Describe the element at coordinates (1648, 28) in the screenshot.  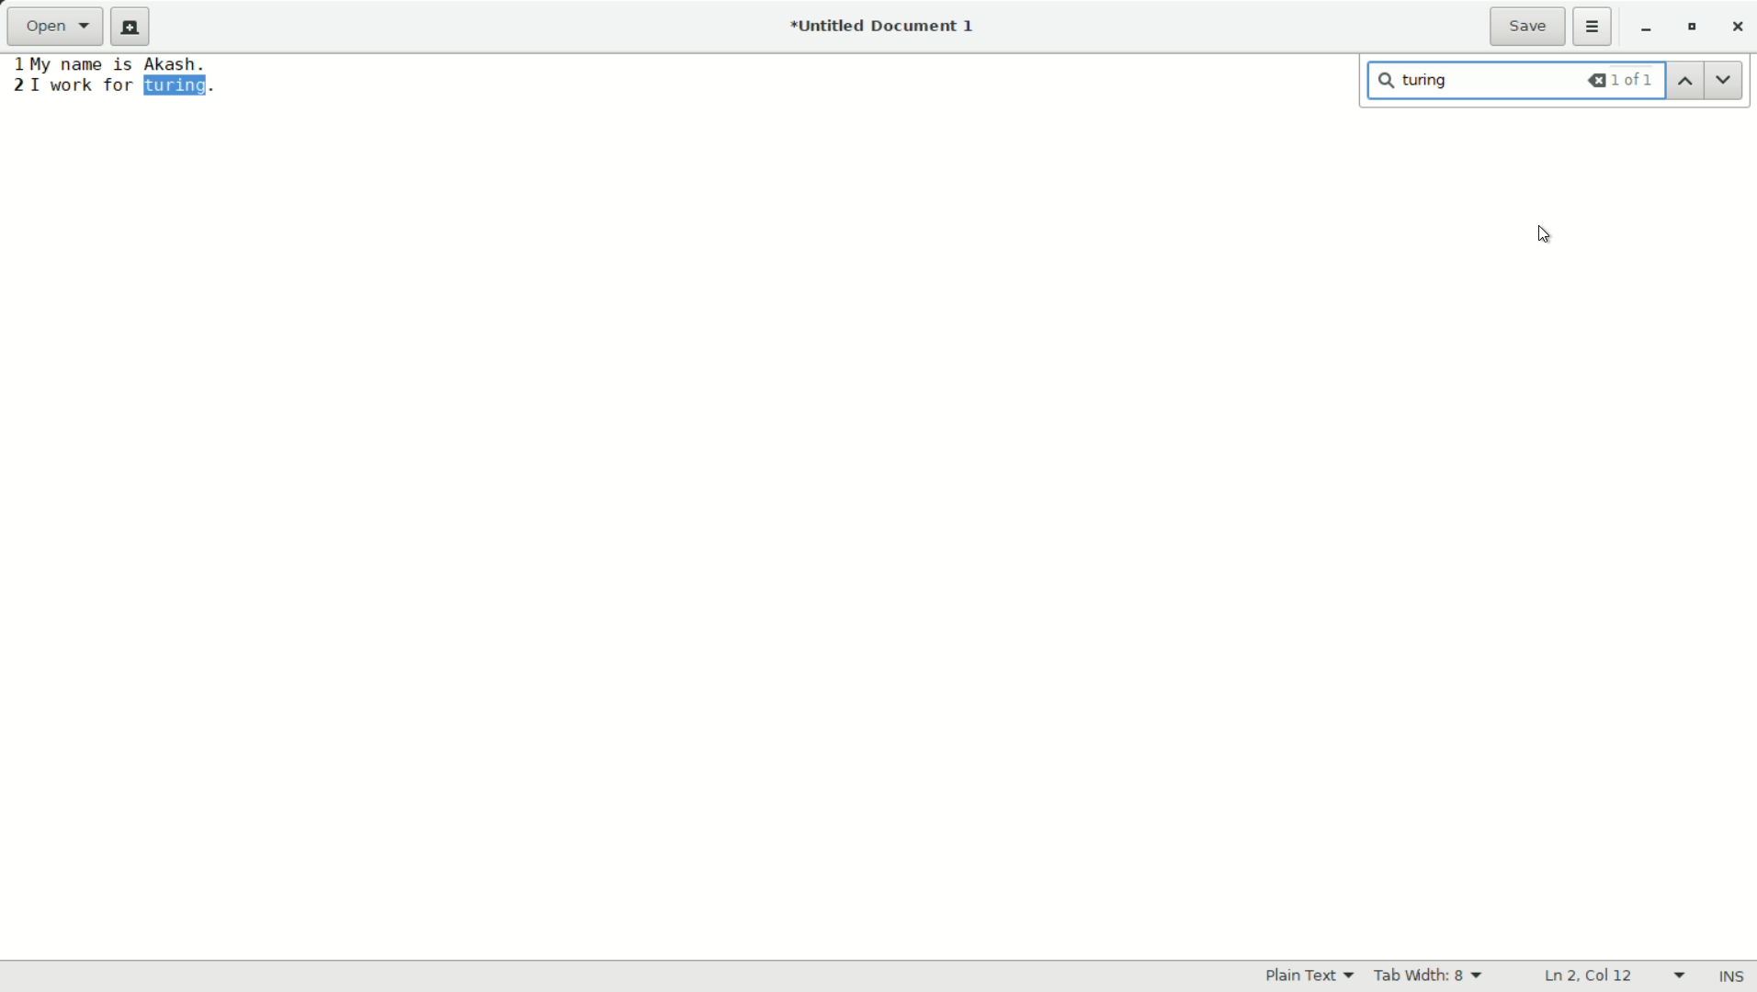
I see `minimize` at that location.